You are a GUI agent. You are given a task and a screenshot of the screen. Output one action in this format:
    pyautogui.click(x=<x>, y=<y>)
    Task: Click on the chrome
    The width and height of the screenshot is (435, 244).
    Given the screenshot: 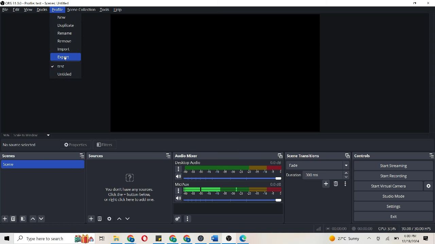 What is the action you would take?
    pyautogui.click(x=132, y=239)
    